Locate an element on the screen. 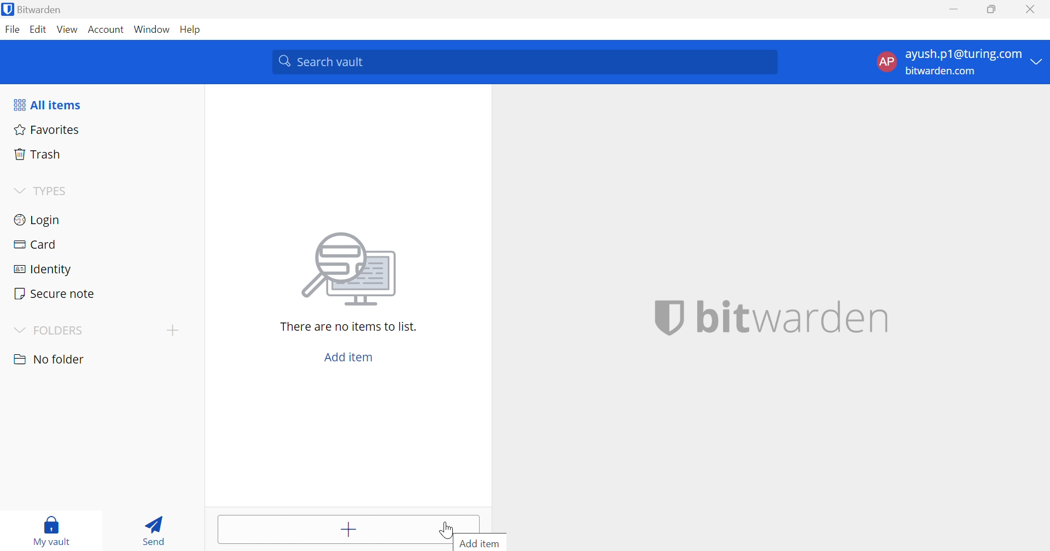  Identity is located at coordinates (39, 271).